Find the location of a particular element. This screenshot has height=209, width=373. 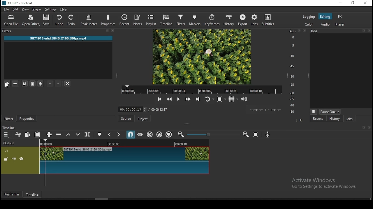

 is located at coordinates (314, 31).